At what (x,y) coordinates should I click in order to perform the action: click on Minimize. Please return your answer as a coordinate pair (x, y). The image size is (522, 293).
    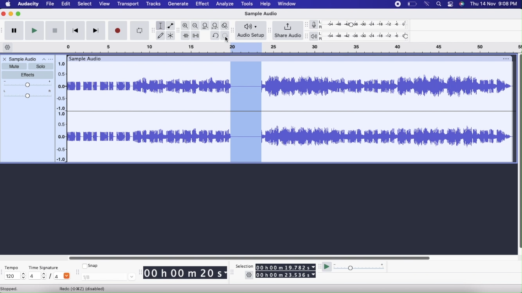
    Looking at the image, I should click on (11, 14).